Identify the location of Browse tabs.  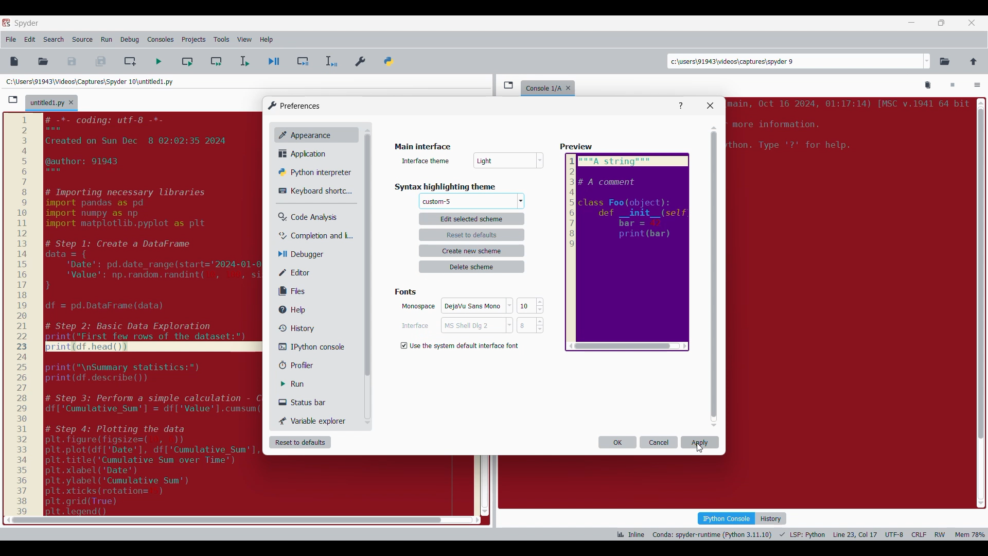
(508, 85).